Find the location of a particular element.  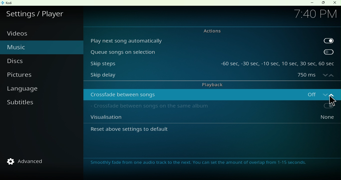

750ms is located at coordinates (316, 75).